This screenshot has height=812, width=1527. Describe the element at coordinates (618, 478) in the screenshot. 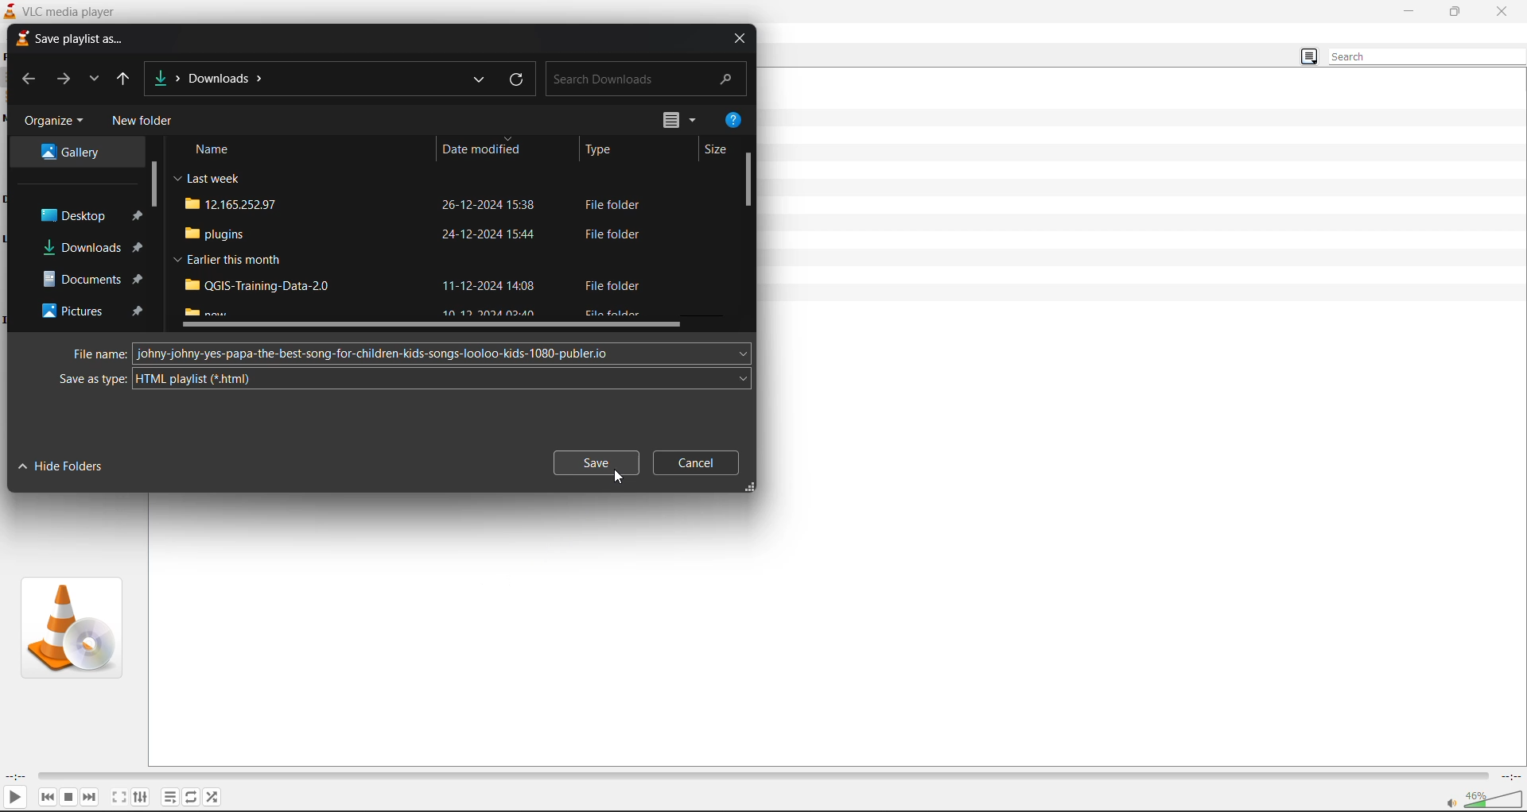

I see `cursor` at that location.